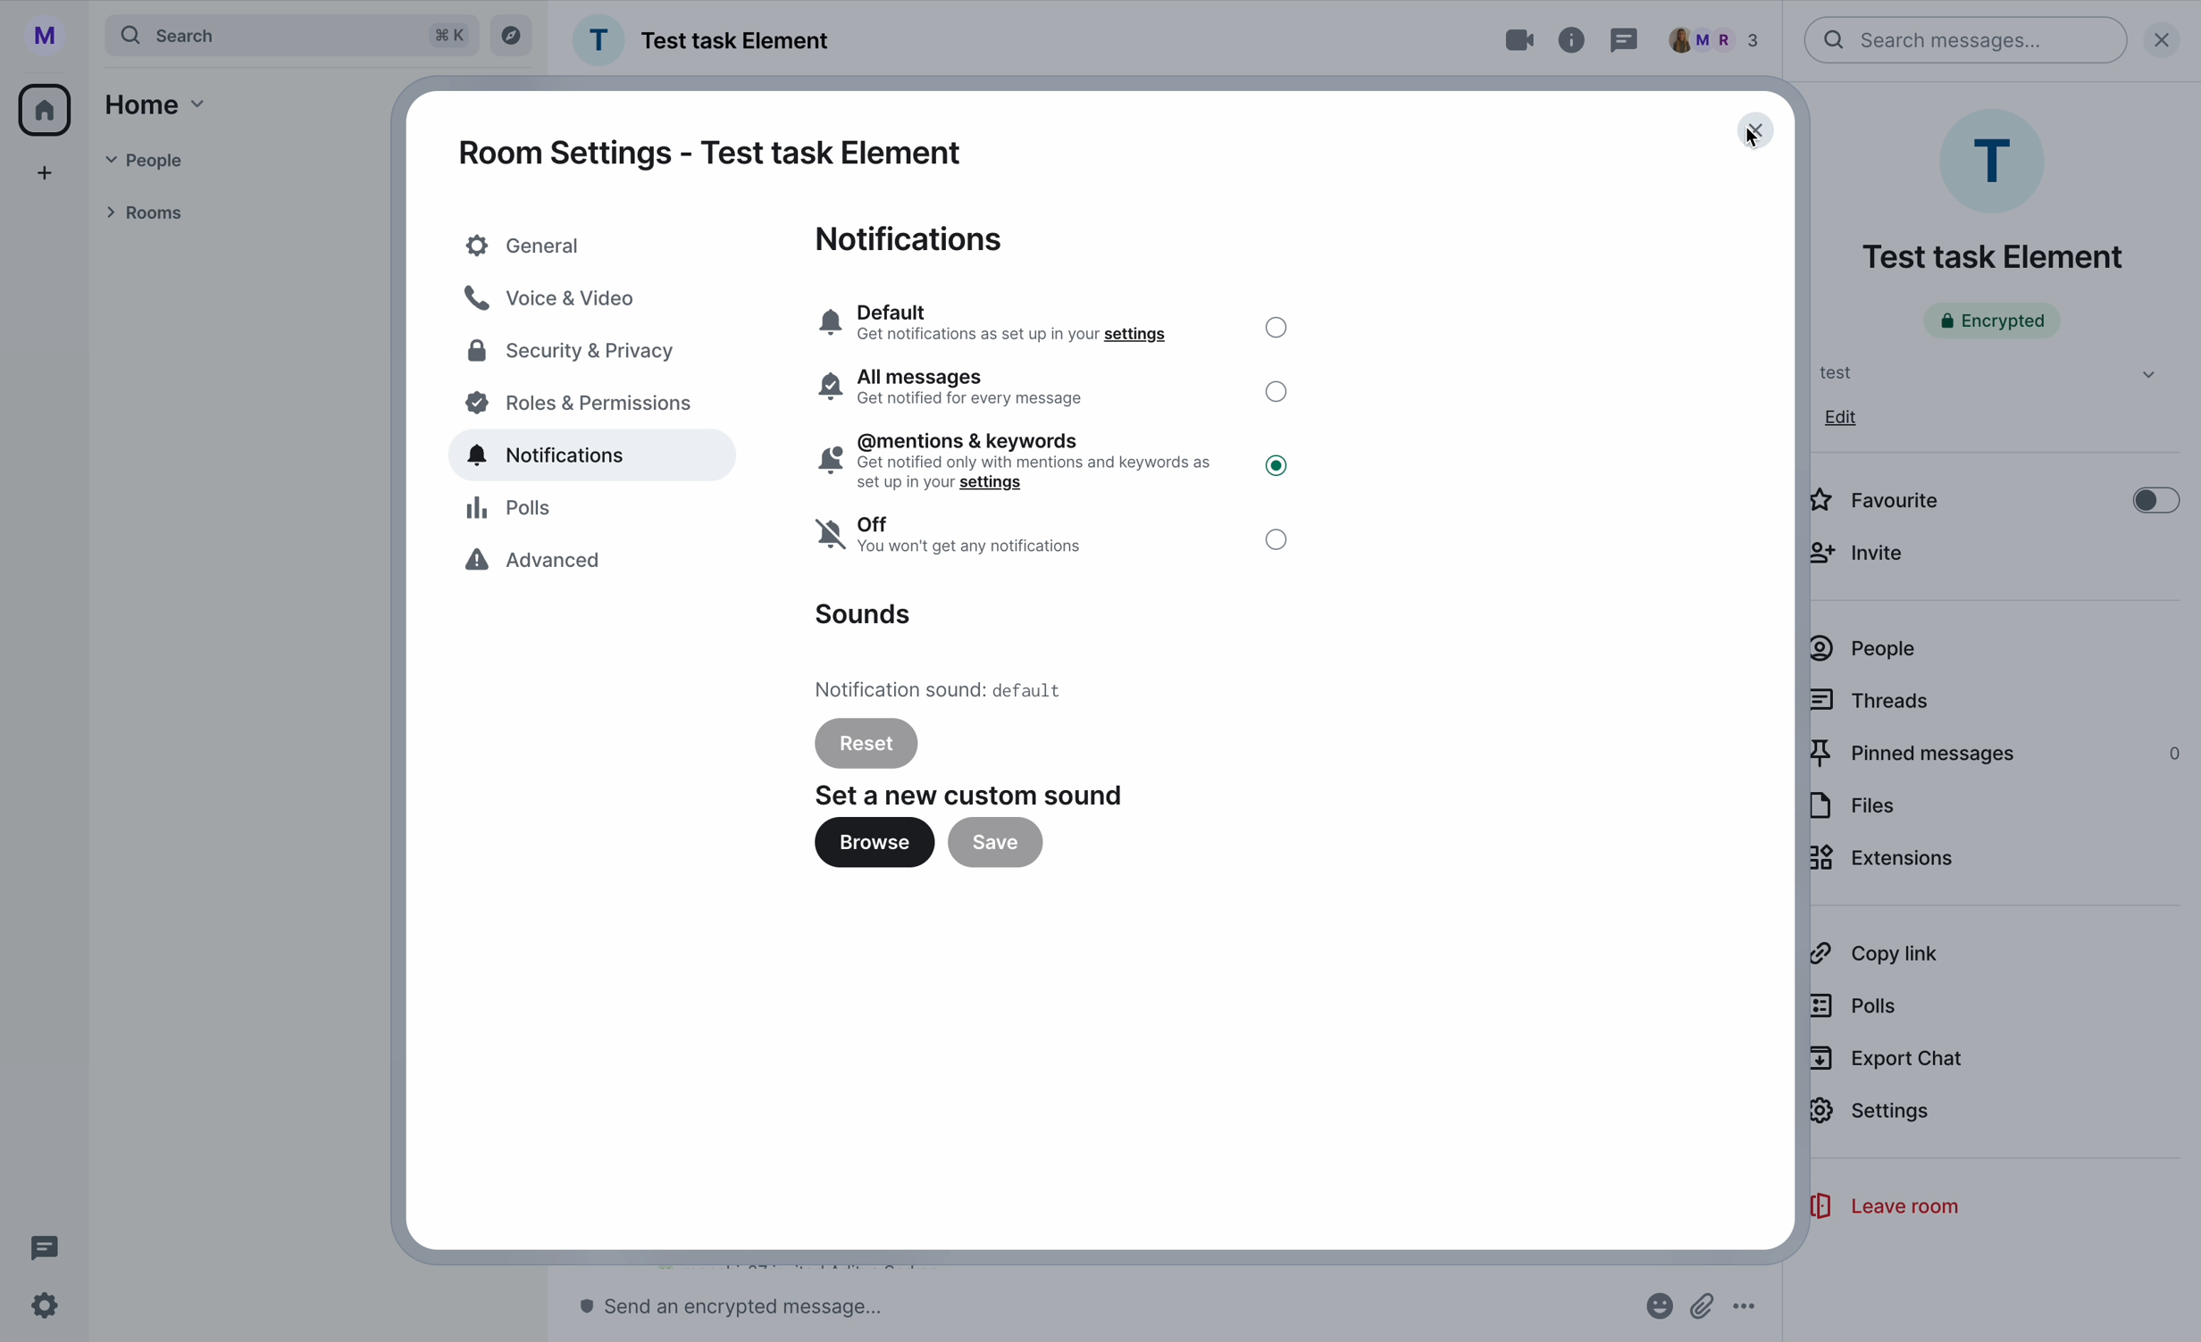  Describe the element at coordinates (1864, 552) in the screenshot. I see `invite` at that location.